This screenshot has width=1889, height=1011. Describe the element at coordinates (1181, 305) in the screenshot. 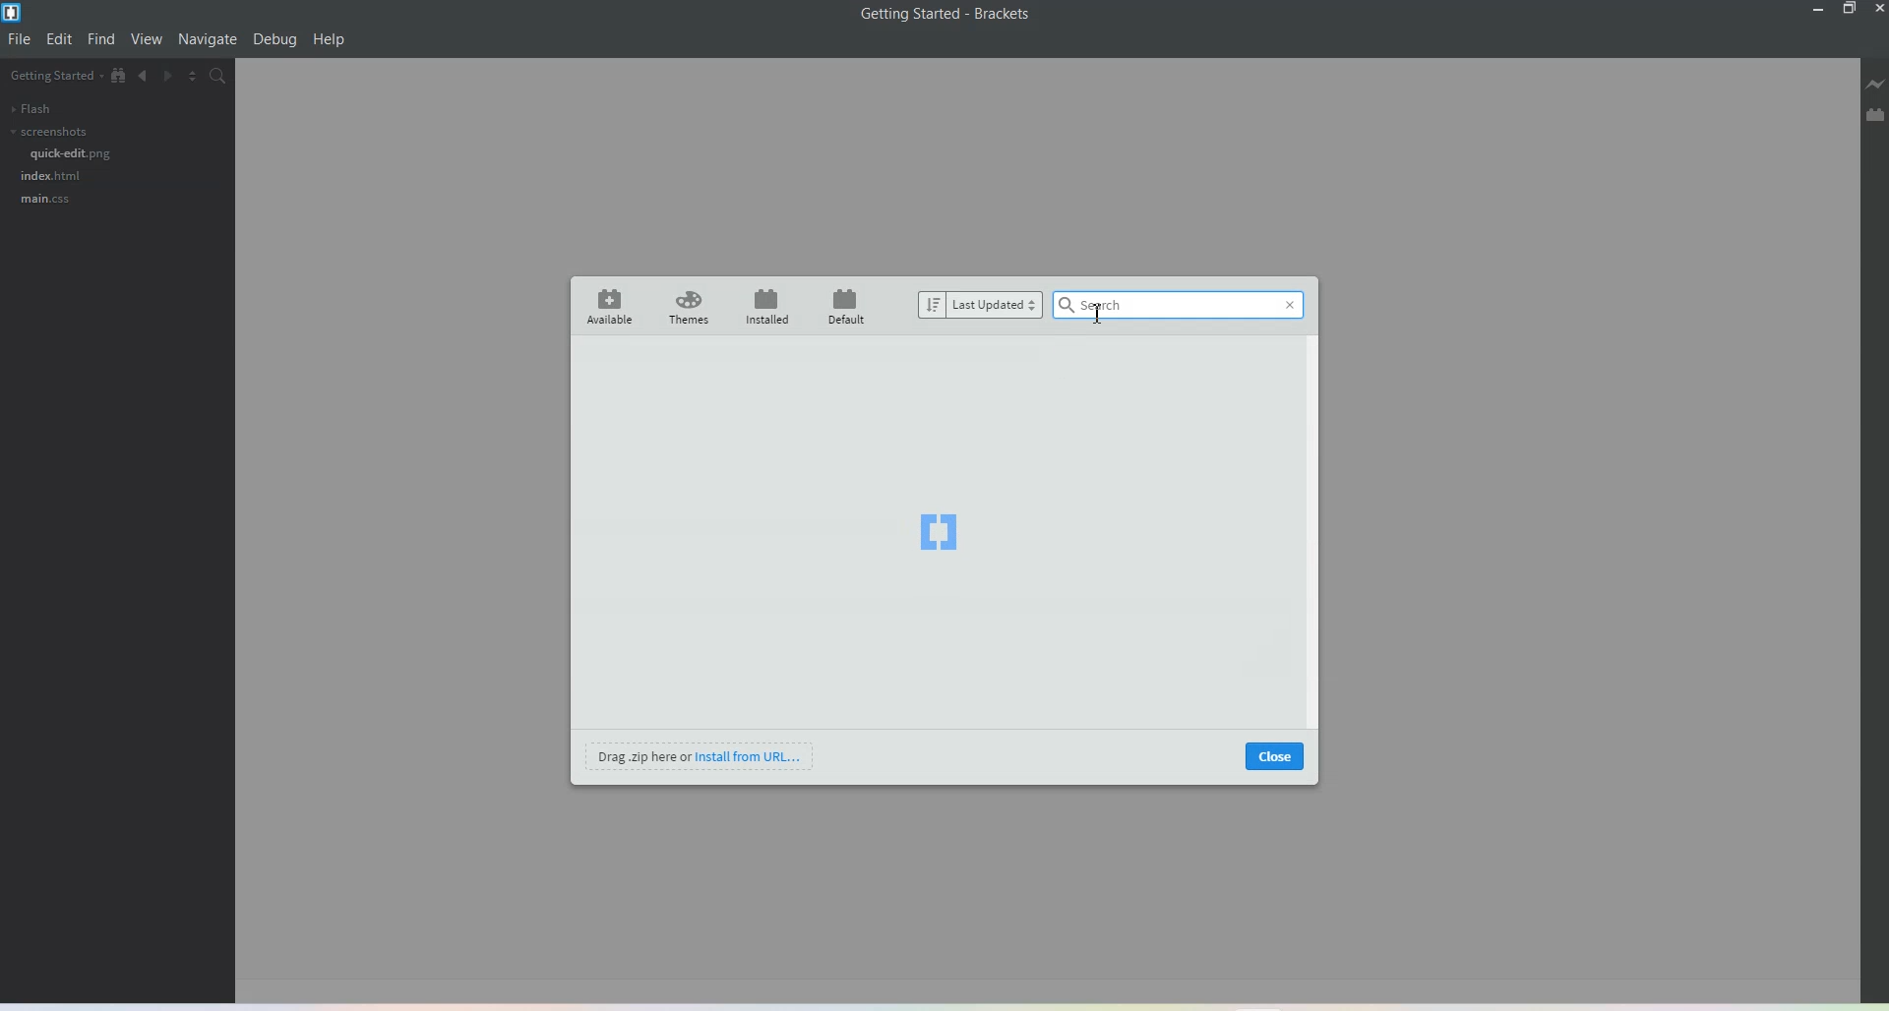

I see `Search Bar` at that location.